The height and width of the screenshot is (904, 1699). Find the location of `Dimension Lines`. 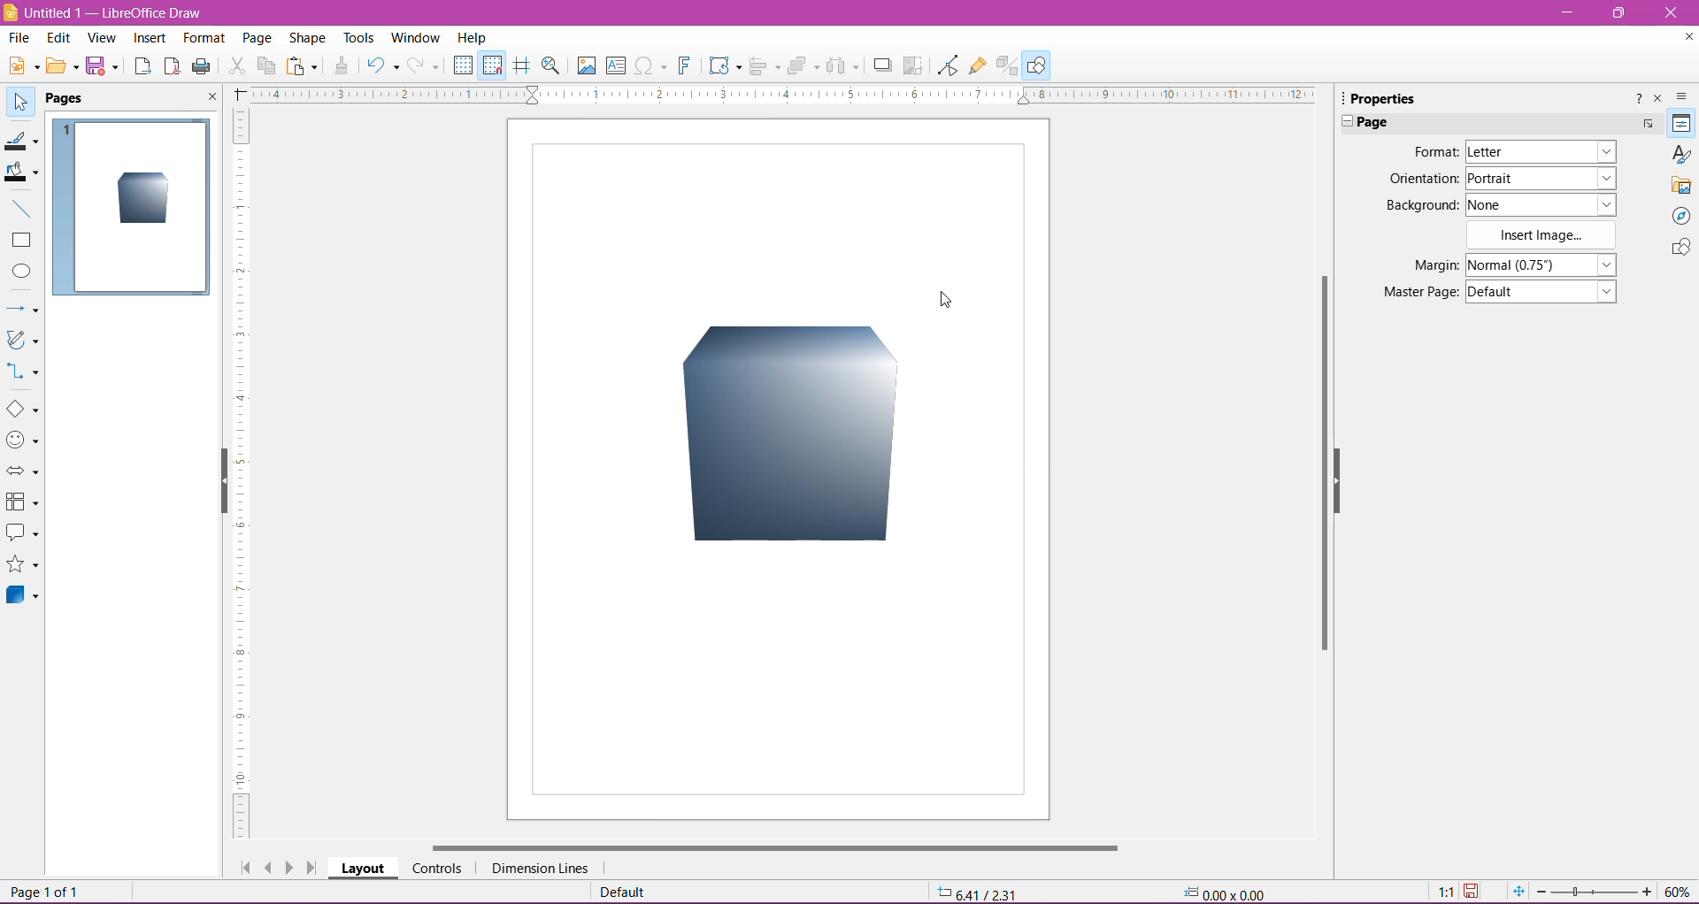

Dimension Lines is located at coordinates (542, 869).